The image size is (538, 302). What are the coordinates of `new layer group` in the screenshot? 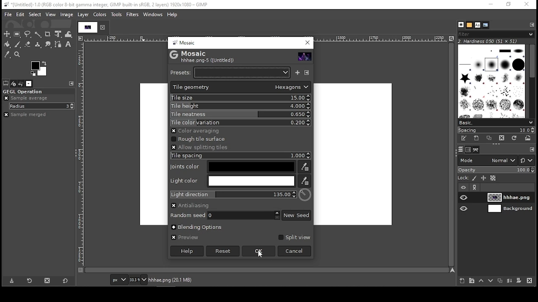 It's located at (472, 281).